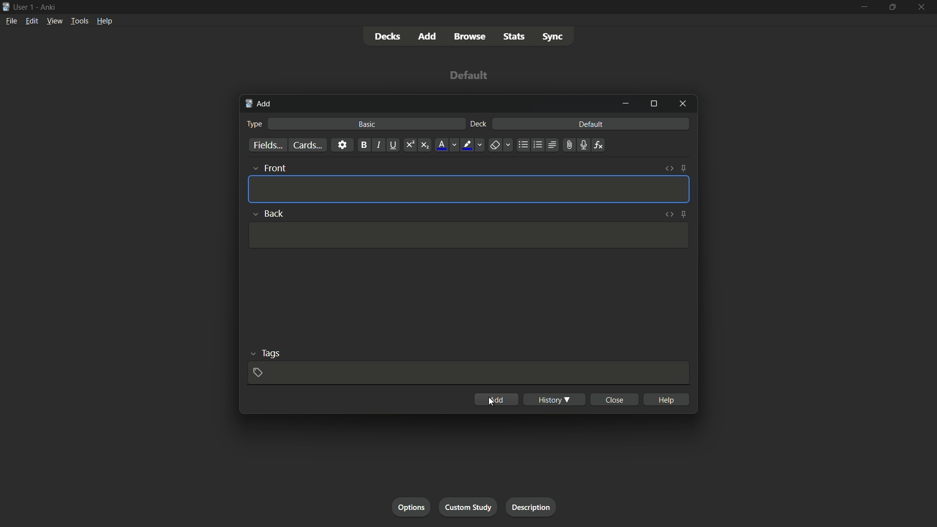  I want to click on cursor, so click(492, 401).